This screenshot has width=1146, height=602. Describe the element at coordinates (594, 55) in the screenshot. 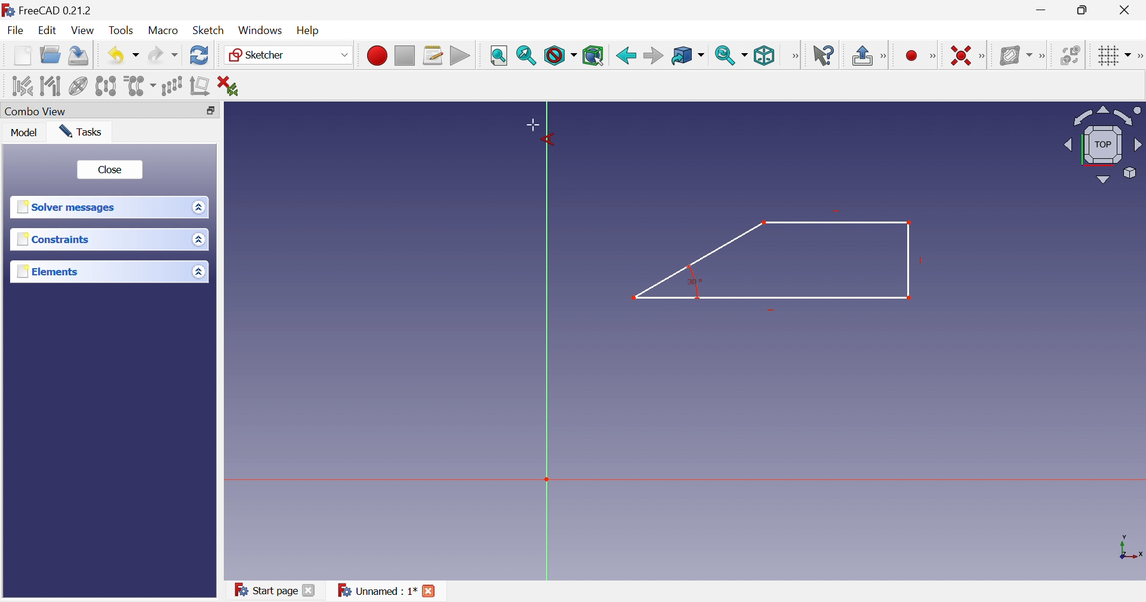

I see `Bounding box` at that location.